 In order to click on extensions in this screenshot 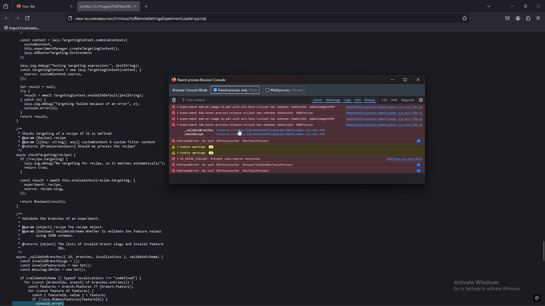, I will do `click(528, 19)`.